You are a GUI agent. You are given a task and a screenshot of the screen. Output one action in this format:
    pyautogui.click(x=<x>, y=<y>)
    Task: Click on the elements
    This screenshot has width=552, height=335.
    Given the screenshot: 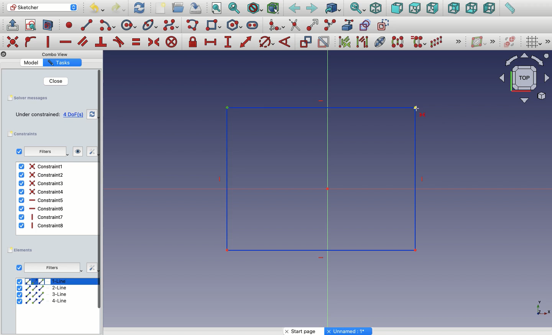 What is the action you would take?
    pyautogui.click(x=21, y=250)
    